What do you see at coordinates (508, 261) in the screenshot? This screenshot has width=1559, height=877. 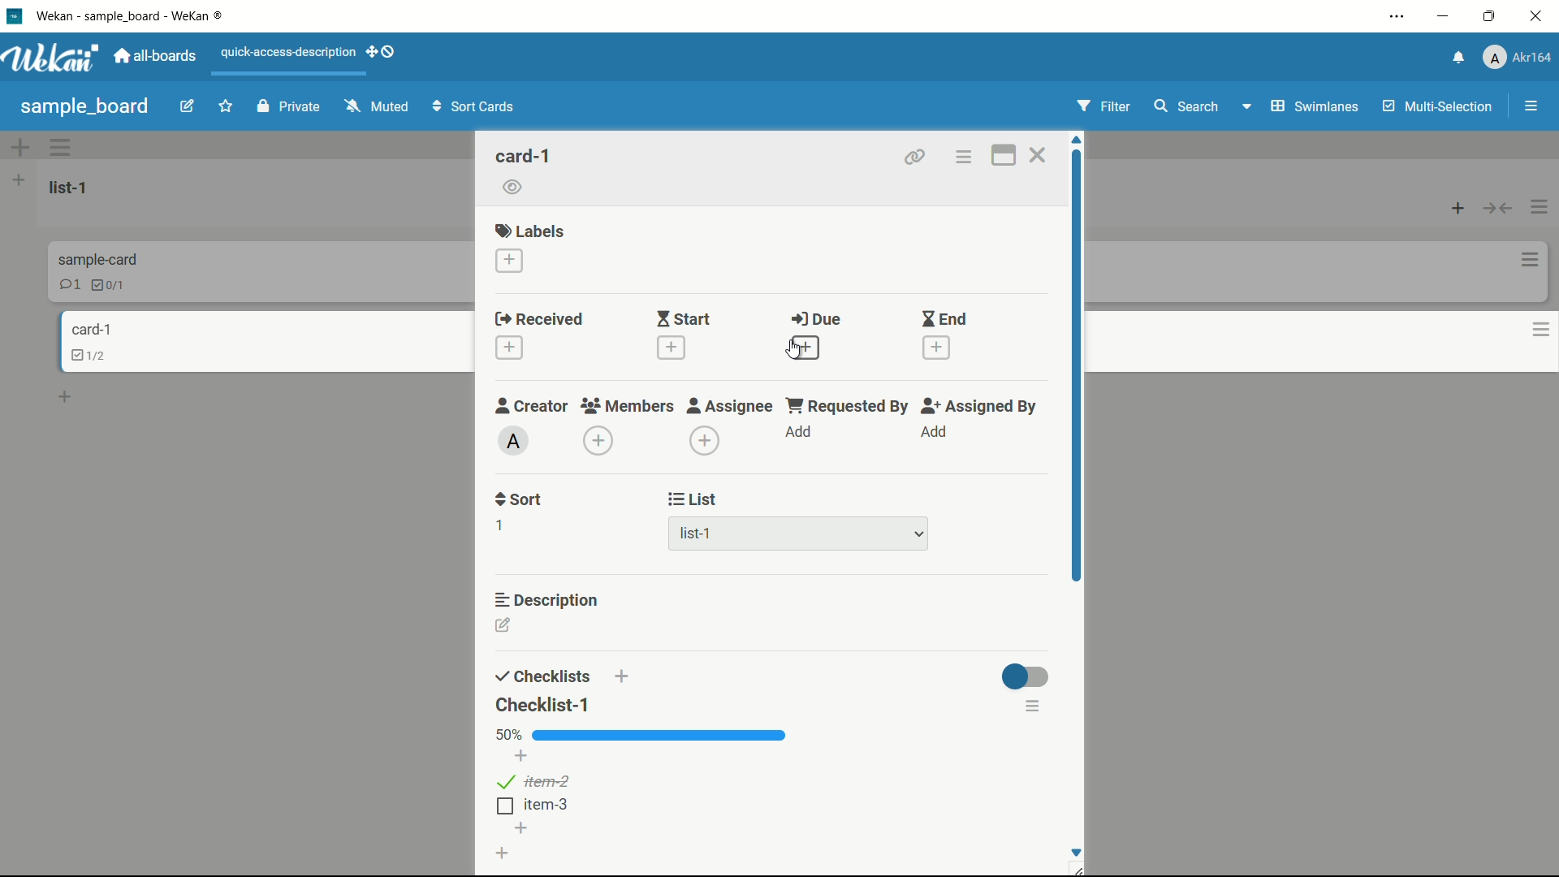 I see `add label` at bounding box center [508, 261].